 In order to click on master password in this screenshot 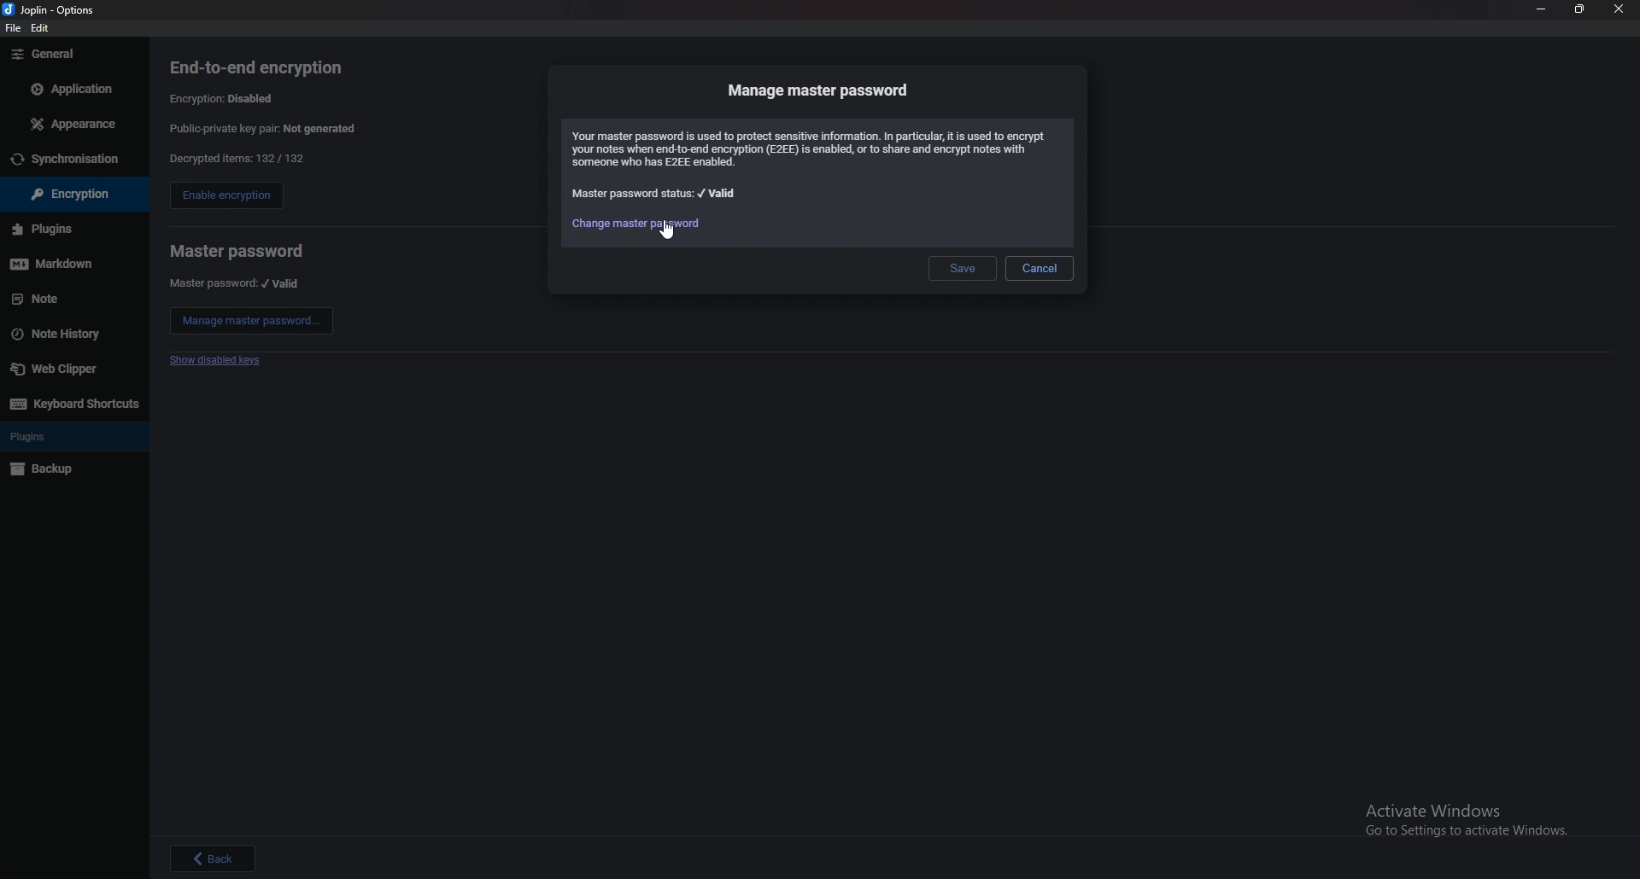, I will do `click(237, 251)`.